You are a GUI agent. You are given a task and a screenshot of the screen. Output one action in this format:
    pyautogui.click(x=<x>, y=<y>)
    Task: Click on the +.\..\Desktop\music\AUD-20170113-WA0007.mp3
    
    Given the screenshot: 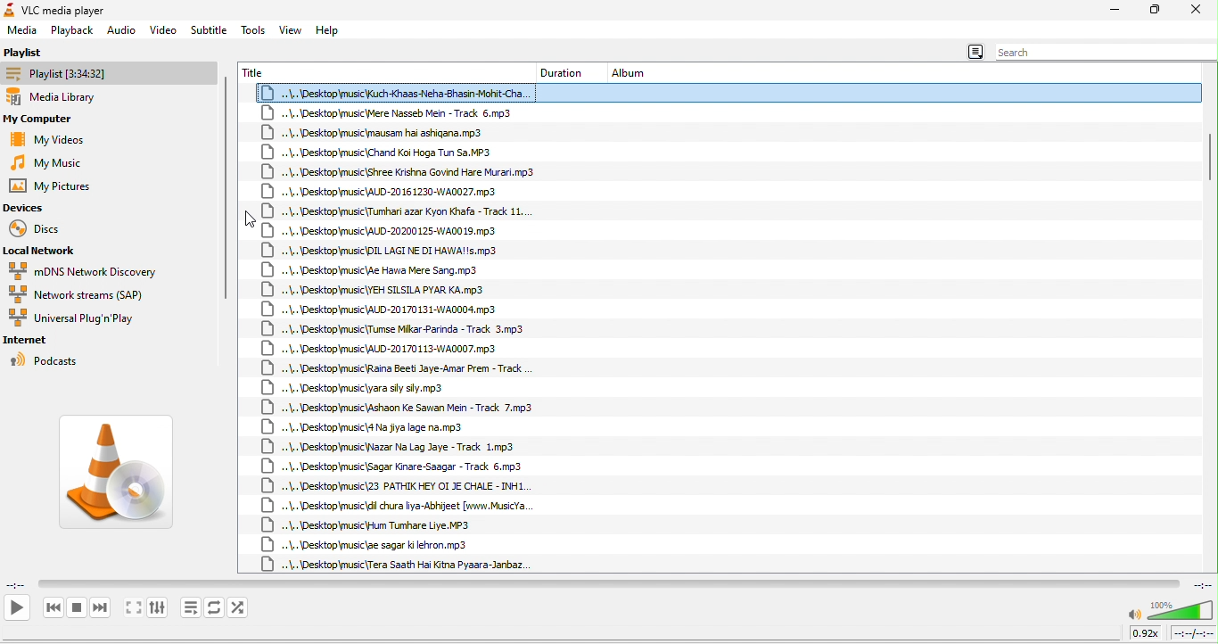 What is the action you would take?
    pyautogui.click(x=386, y=348)
    